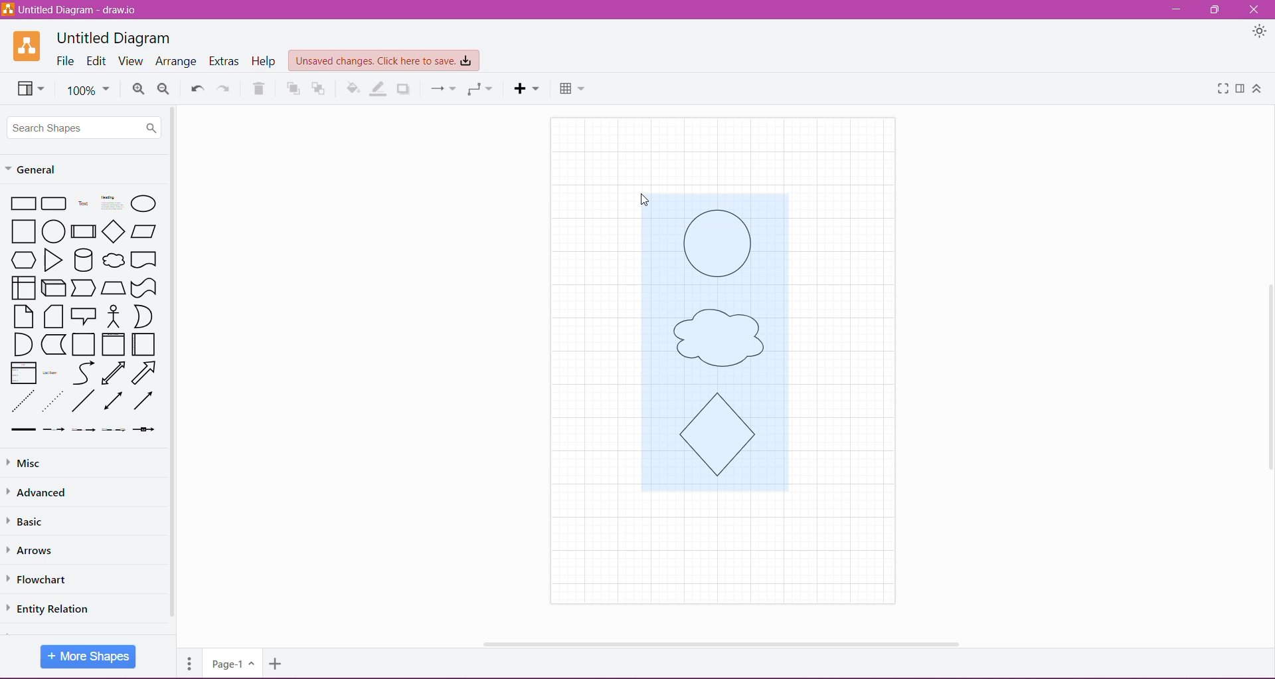  What do you see at coordinates (353, 88) in the screenshot?
I see `Fill Color` at bounding box center [353, 88].